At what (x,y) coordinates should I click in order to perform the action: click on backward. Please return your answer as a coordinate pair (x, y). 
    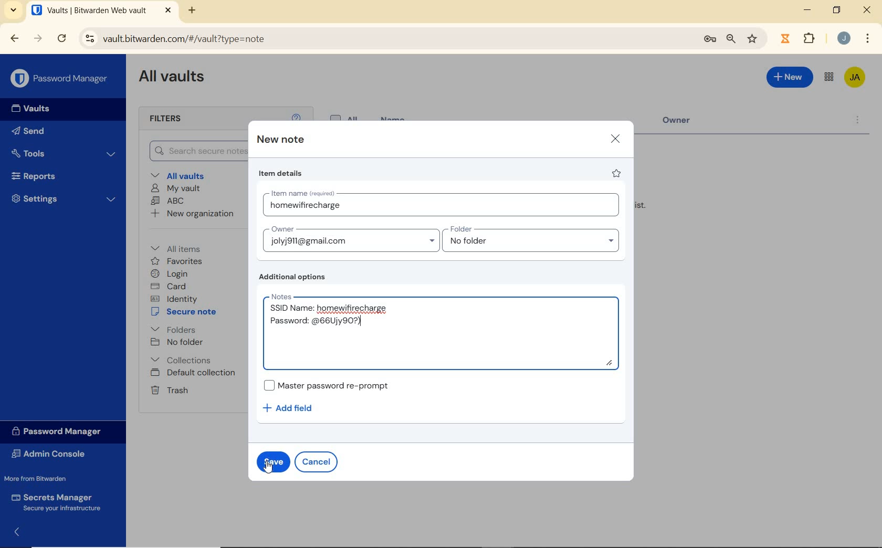
    Looking at the image, I should click on (15, 39).